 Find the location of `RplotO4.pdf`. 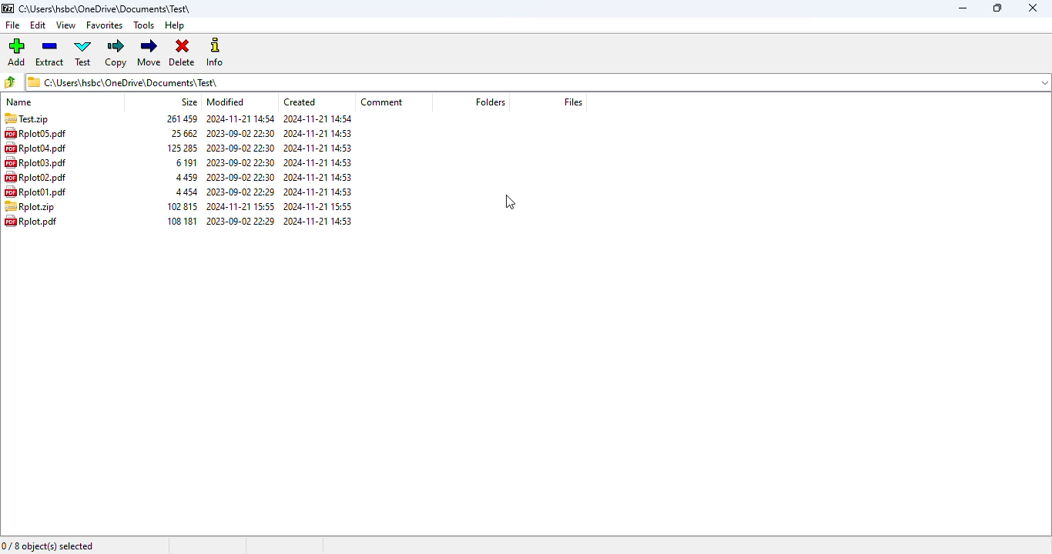

RplotO4.pdf is located at coordinates (39, 148).